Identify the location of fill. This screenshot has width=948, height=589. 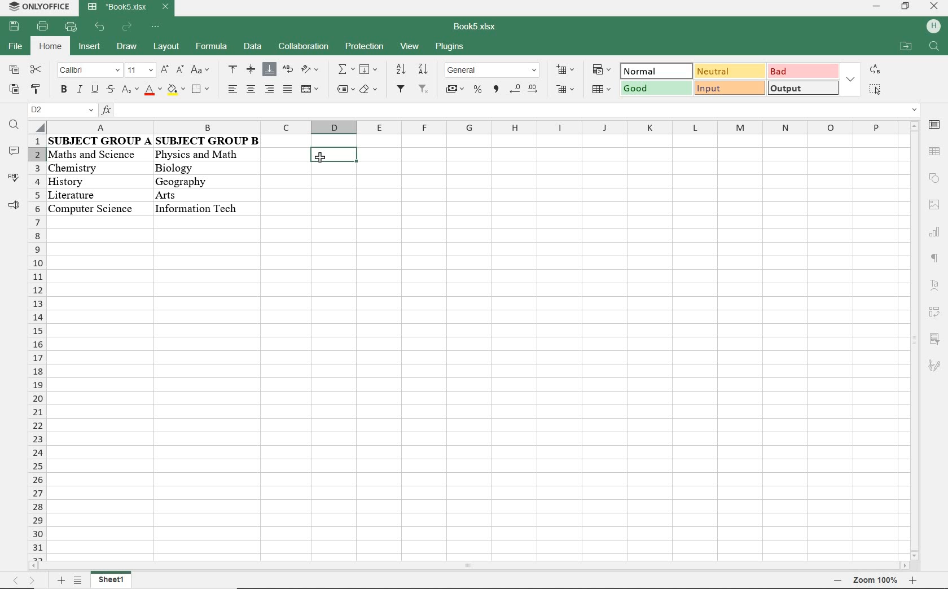
(368, 69).